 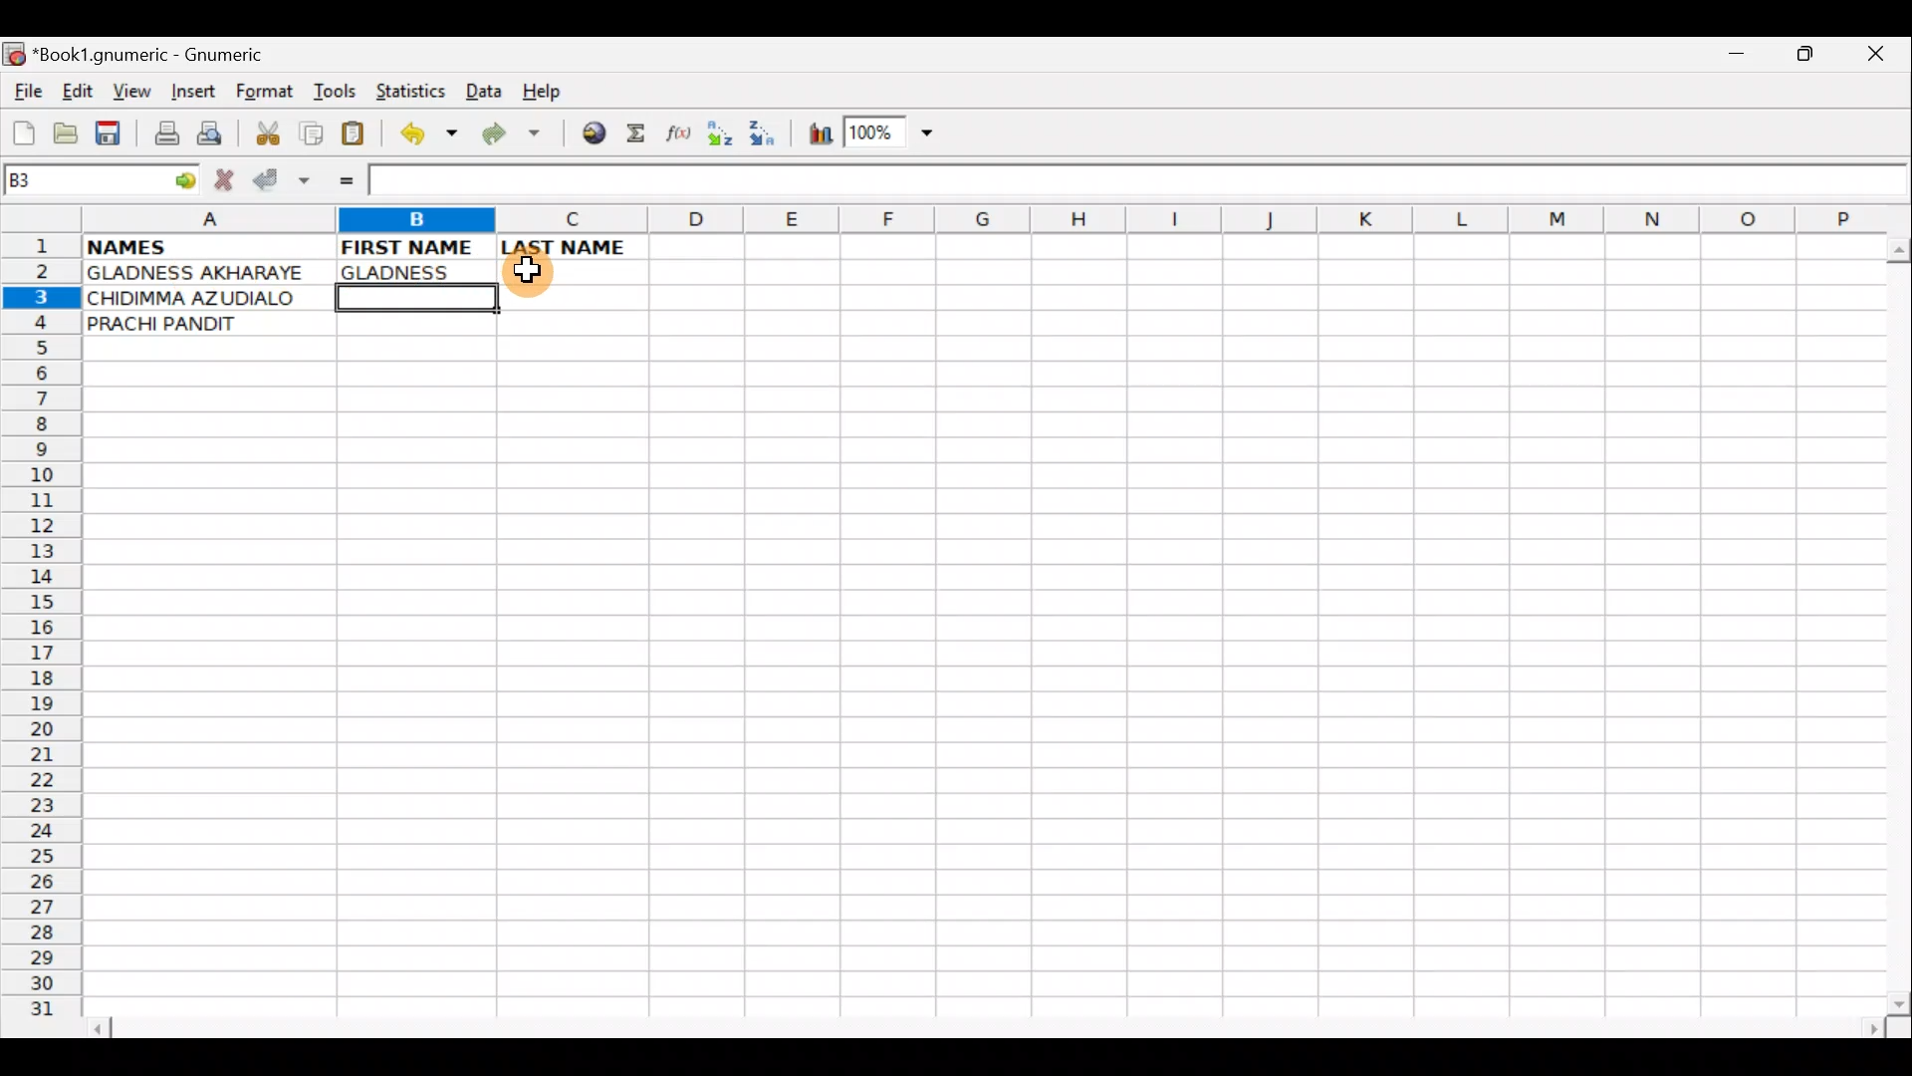 I want to click on Insert Chart, so click(x=815, y=136).